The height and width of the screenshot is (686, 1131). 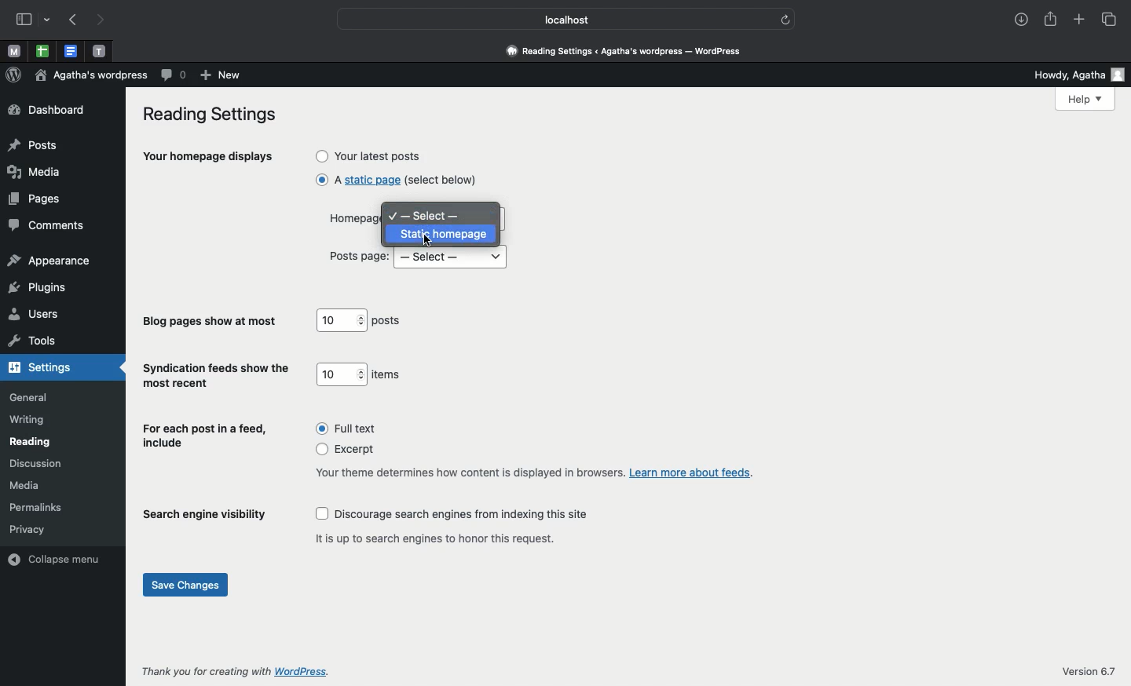 What do you see at coordinates (351, 451) in the screenshot?
I see `Excerpt` at bounding box center [351, 451].